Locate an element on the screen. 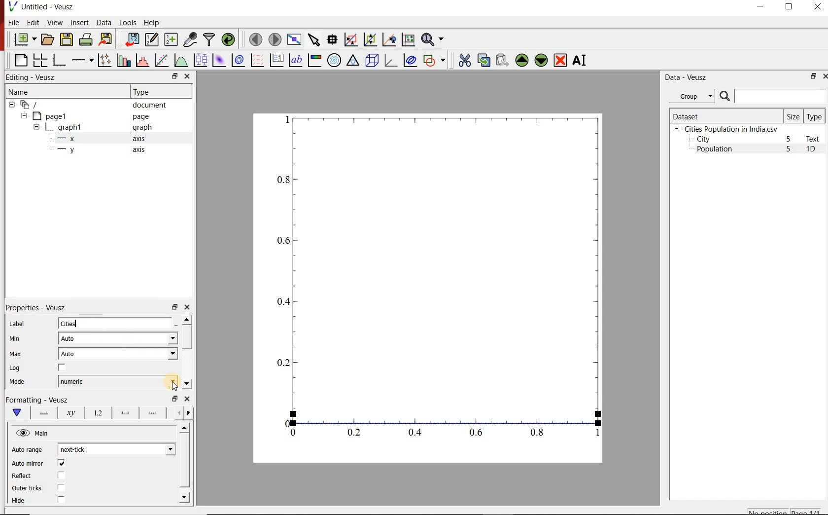 Image resolution: width=828 pixels, height=515 pixels. plot bar charts is located at coordinates (122, 60).